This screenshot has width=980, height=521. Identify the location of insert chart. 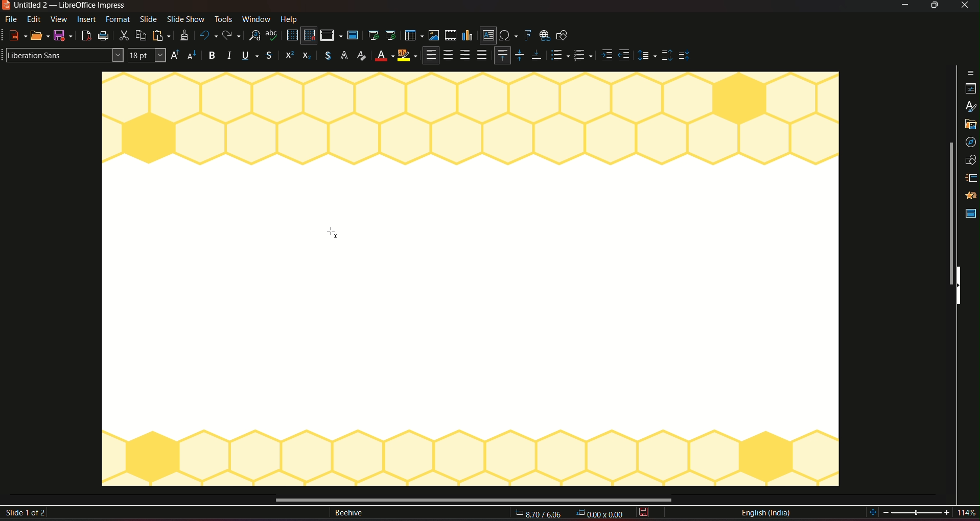
(469, 35).